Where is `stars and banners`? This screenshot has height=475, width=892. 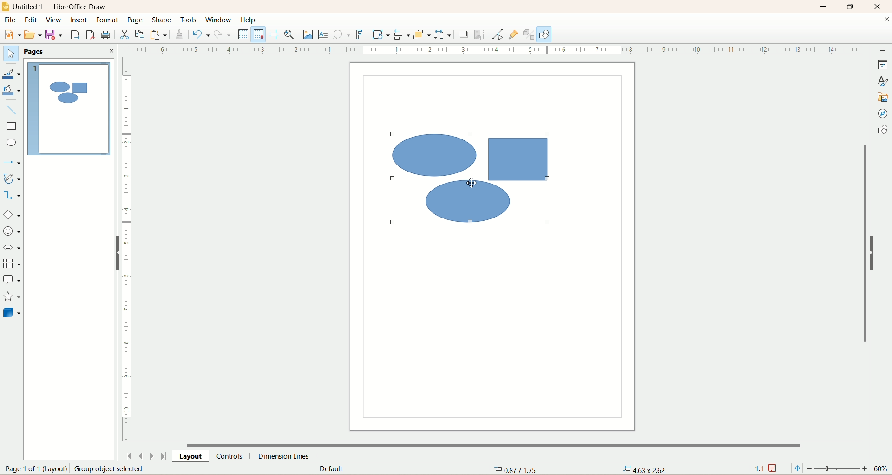 stars and banners is located at coordinates (11, 297).